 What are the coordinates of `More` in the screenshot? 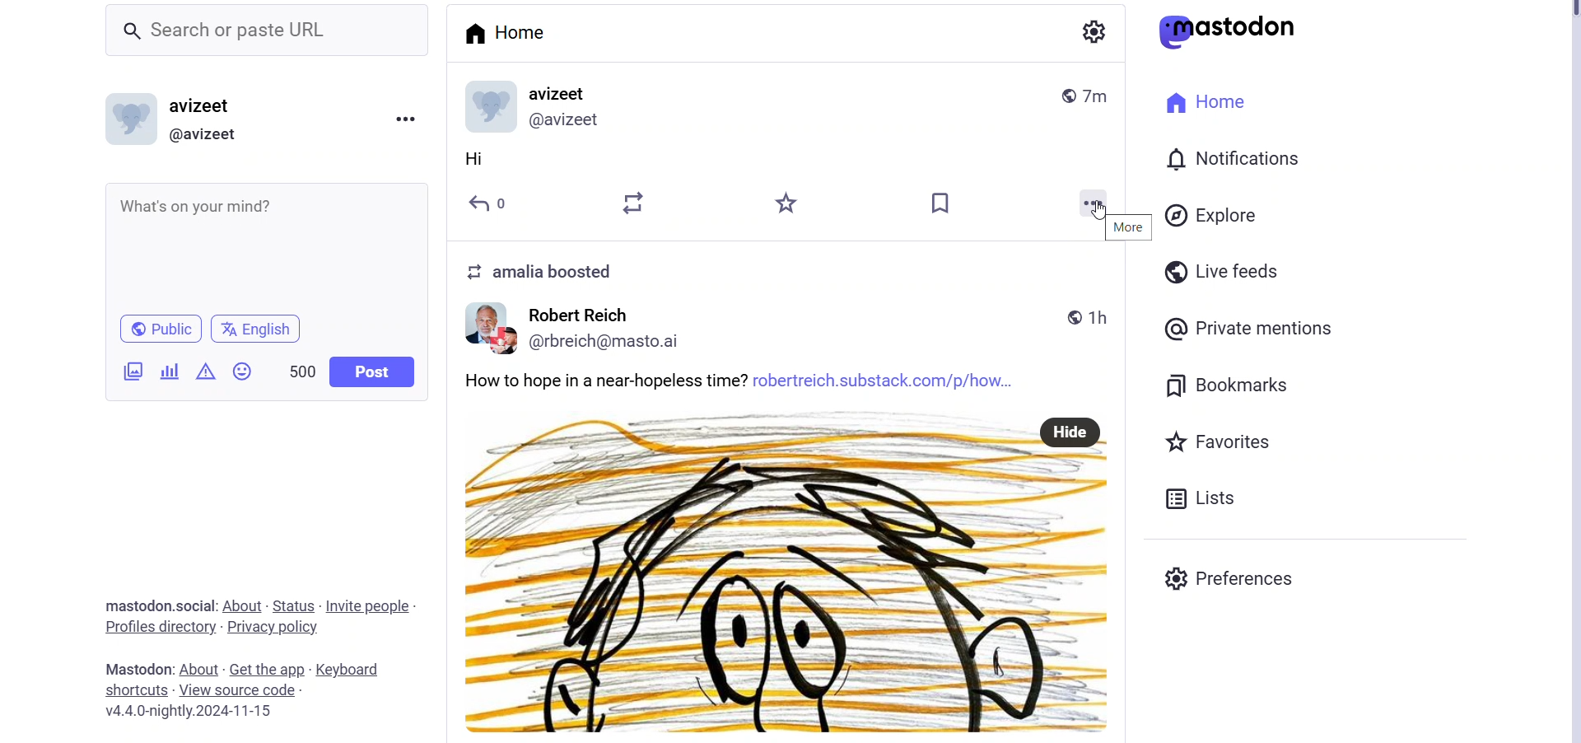 It's located at (1130, 227).